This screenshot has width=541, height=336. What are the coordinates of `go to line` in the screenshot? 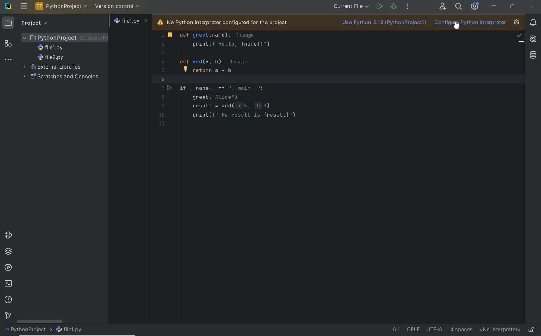 It's located at (396, 329).